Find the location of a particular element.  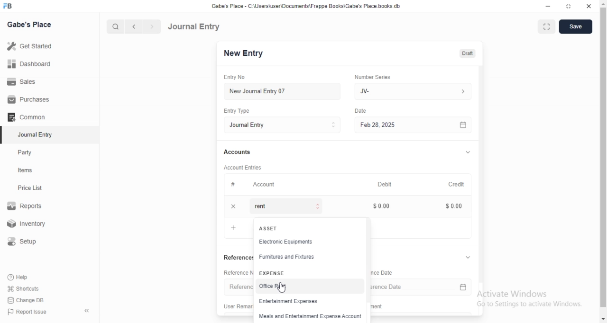

Comman is located at coordinates (23, 117).